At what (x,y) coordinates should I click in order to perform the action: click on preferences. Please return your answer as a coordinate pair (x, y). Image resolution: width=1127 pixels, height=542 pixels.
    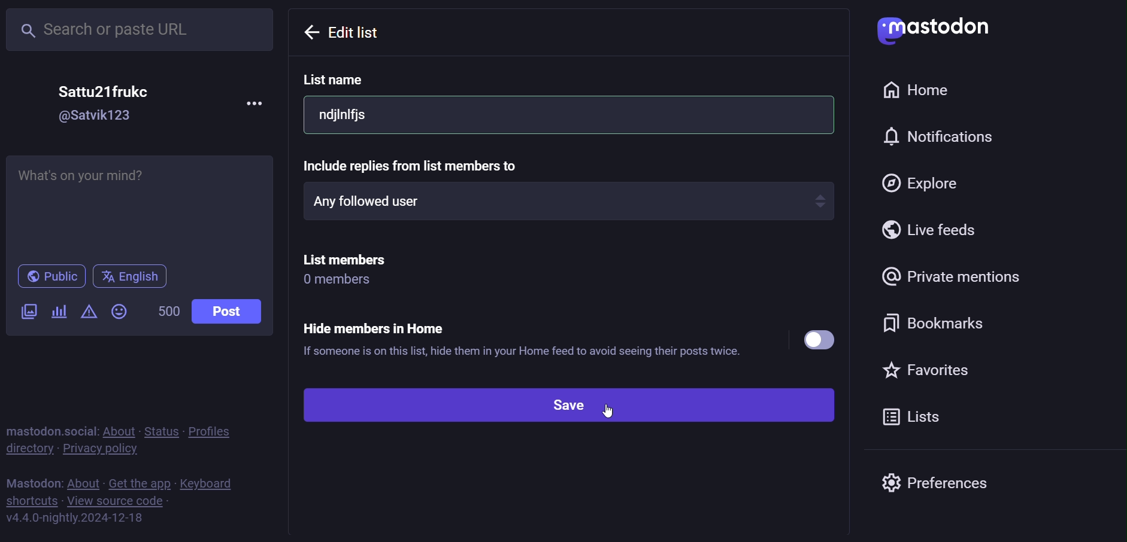
    Looking at the image, I should click on (935, 479).